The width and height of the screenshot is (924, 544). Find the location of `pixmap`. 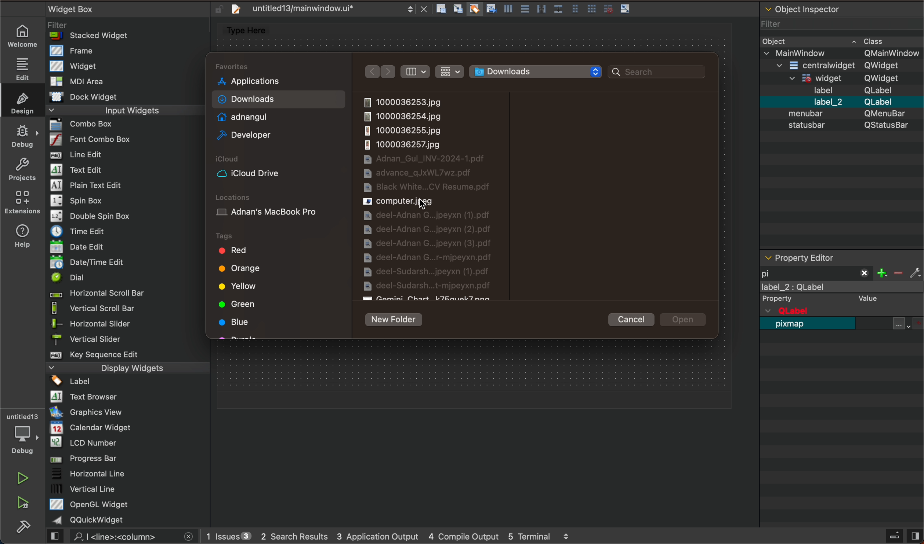

pixmap is located at coordinates (793, 328).